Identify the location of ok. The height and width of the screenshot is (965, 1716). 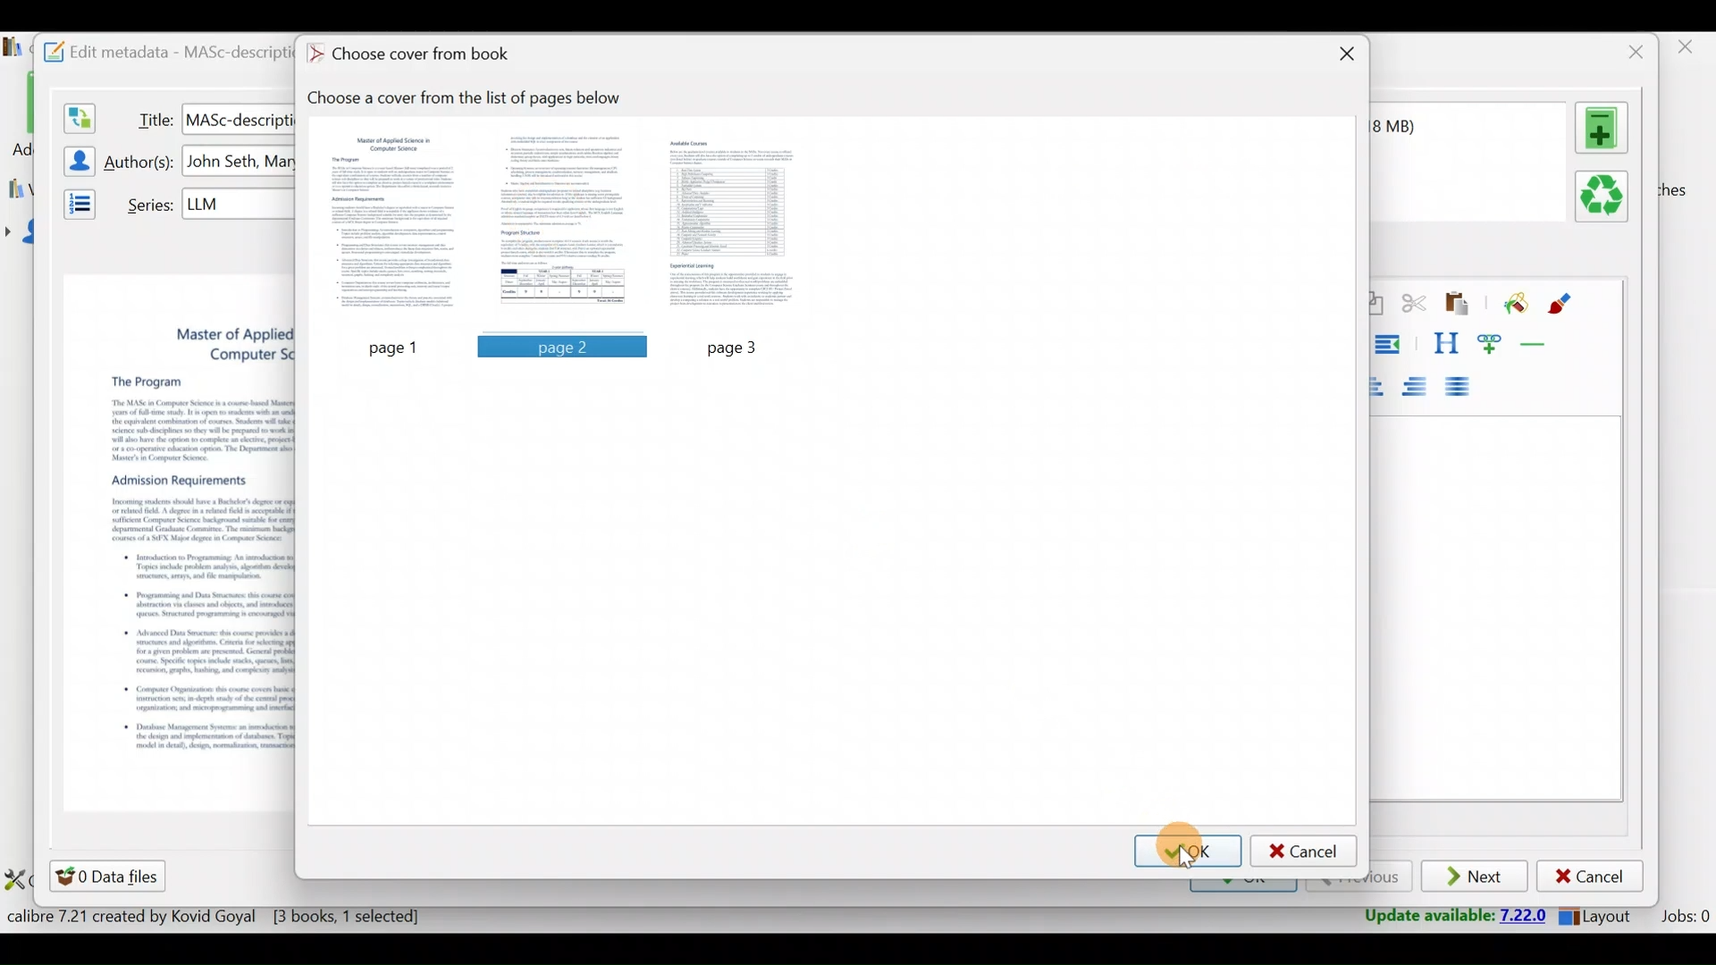
(1189, 850).